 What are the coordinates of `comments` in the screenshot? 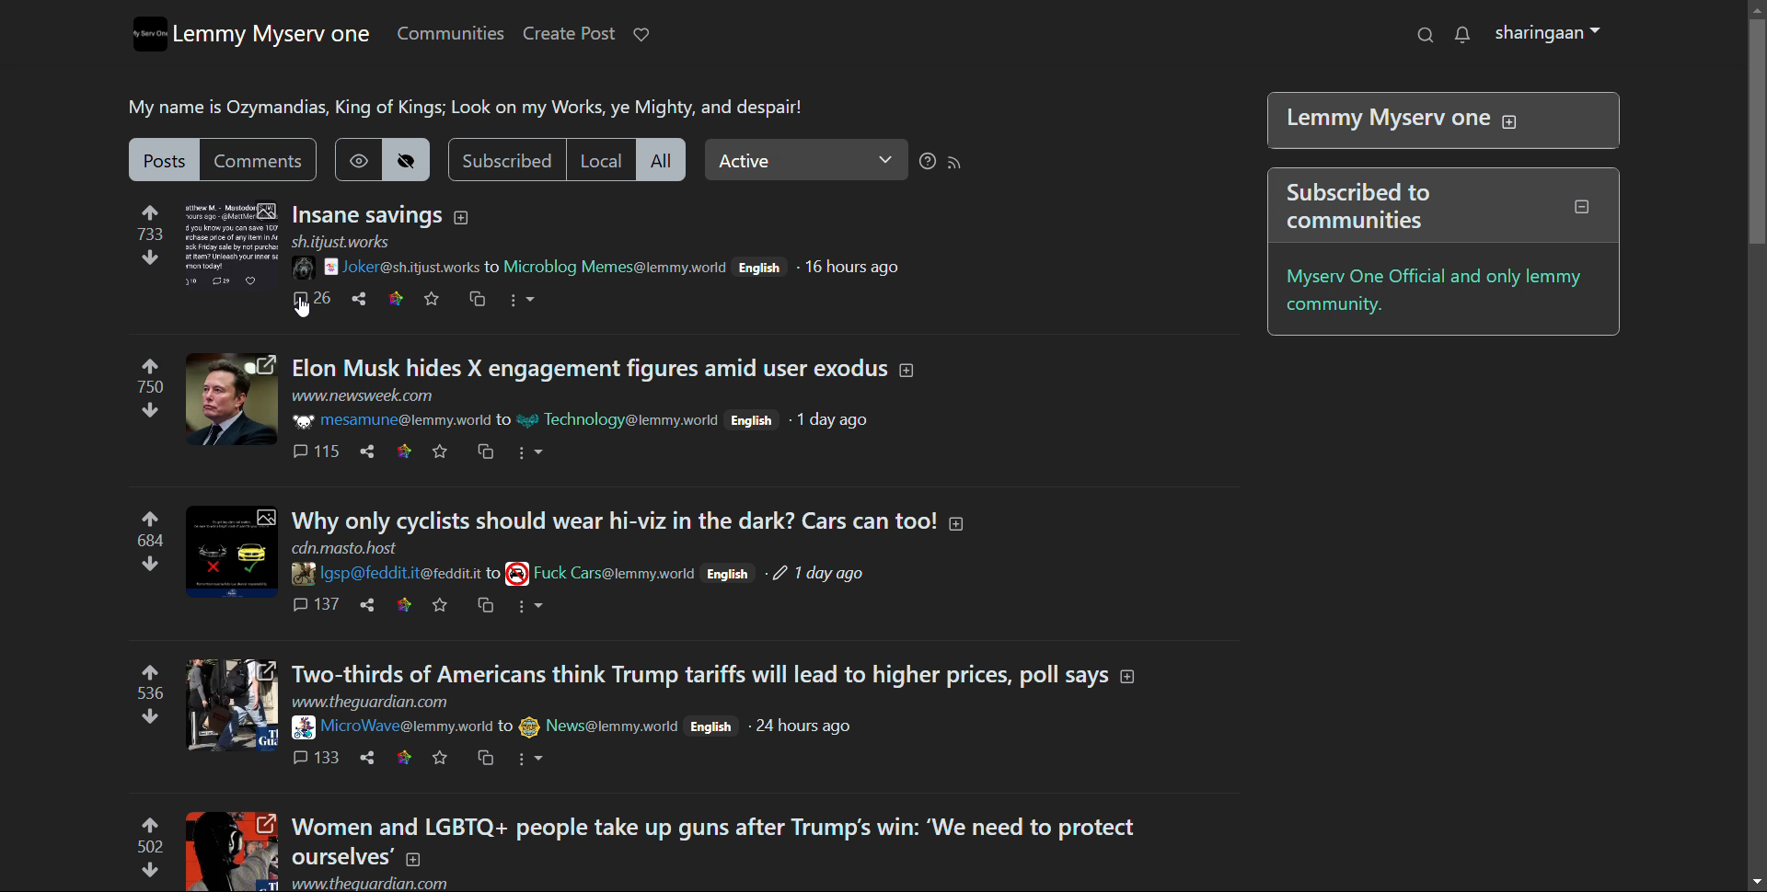 It's located at (313, 604).